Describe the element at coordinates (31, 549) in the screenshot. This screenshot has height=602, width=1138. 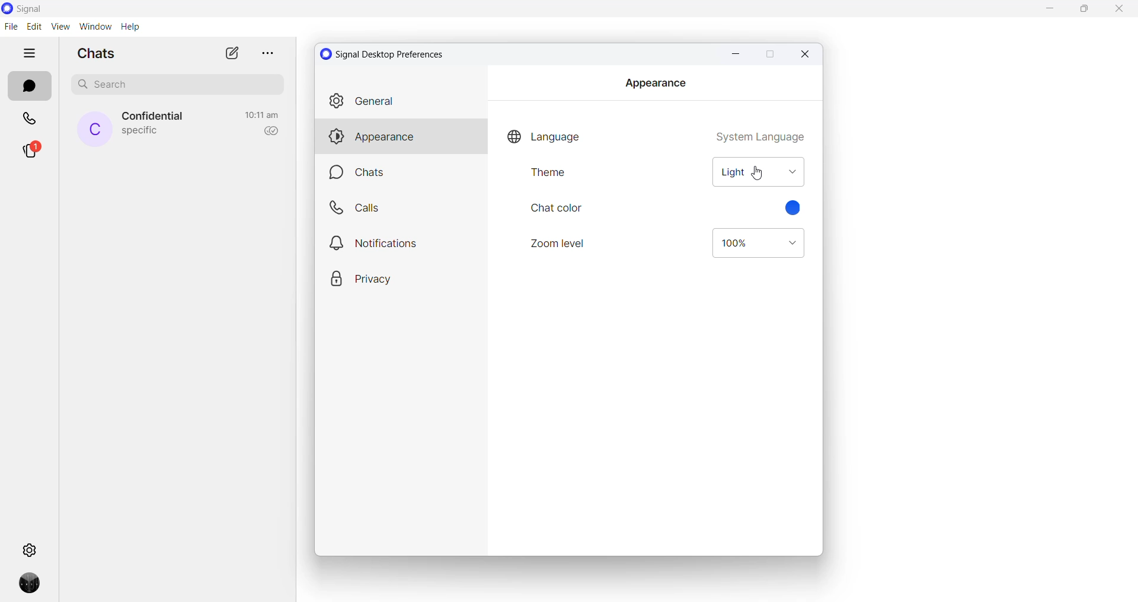
I see `settings` at that location.